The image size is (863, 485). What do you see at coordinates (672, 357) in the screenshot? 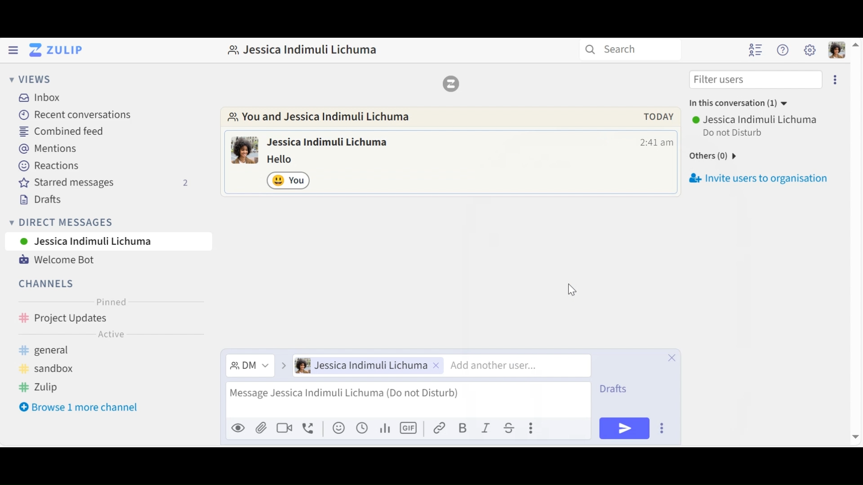
I see `Close` at bounding box center [672, 357].